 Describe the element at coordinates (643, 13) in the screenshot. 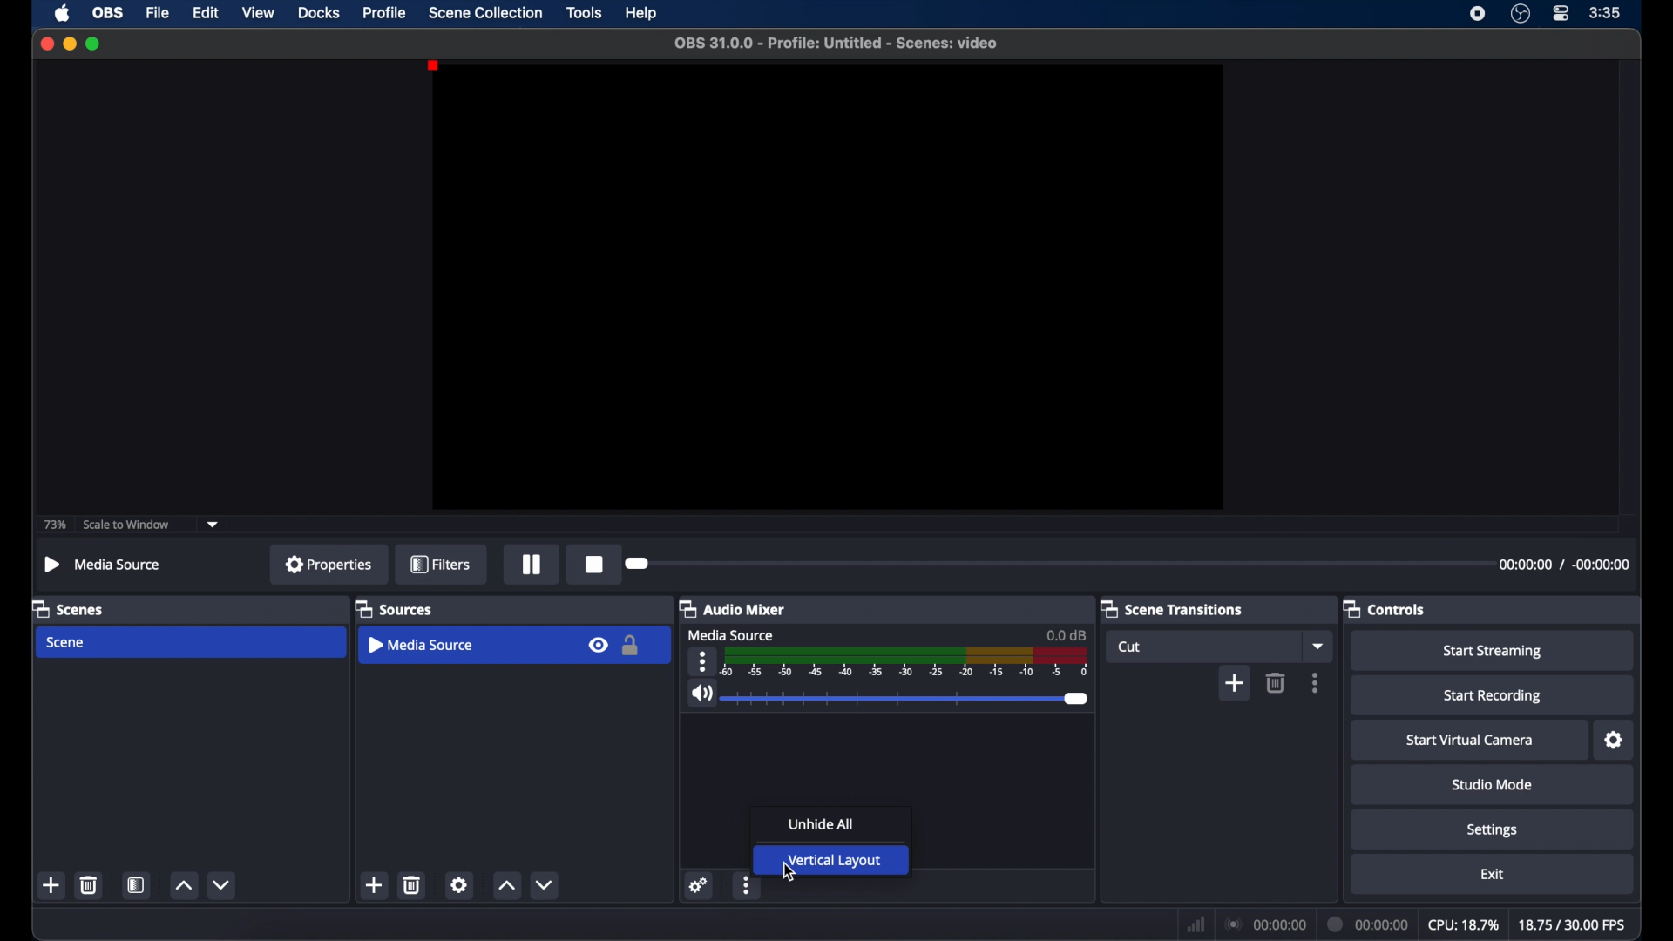

I see `help` at that location.